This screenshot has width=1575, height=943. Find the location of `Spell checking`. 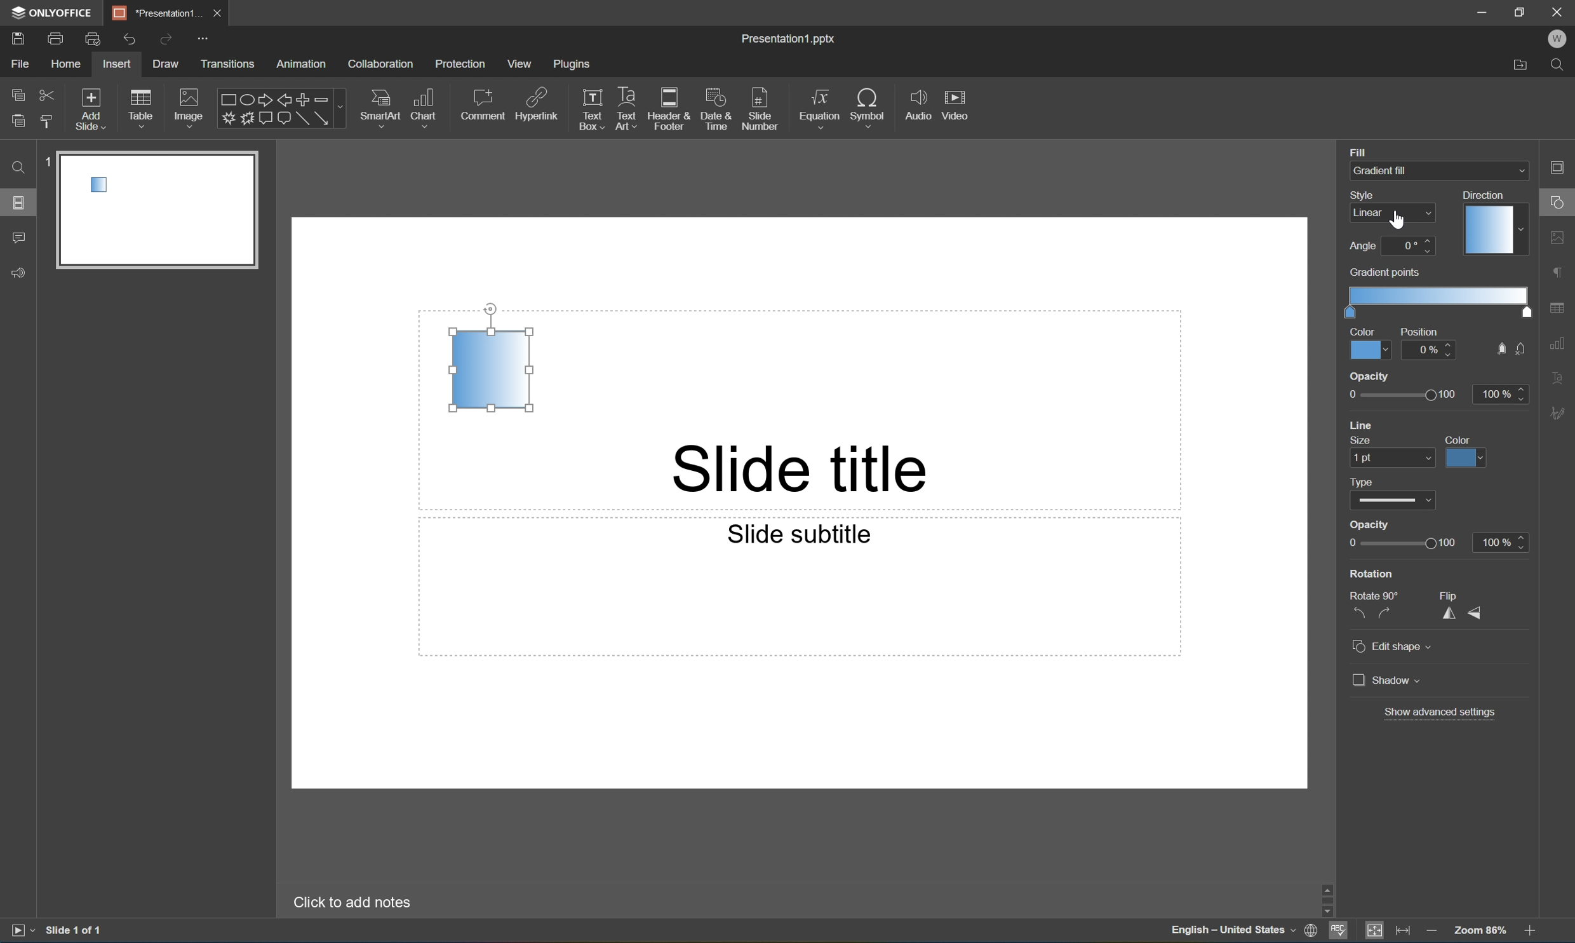

Spell checking is located at coordinates (1338, 932).